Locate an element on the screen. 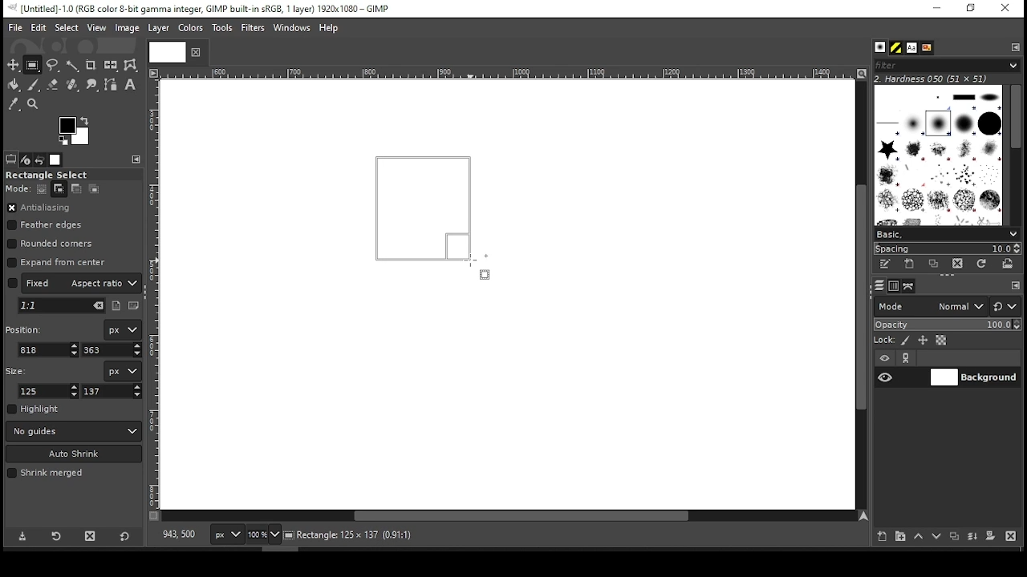 The width and height of the screenshot is (1027, 577). layer visibility on/off is located at coordinates (886, 377).